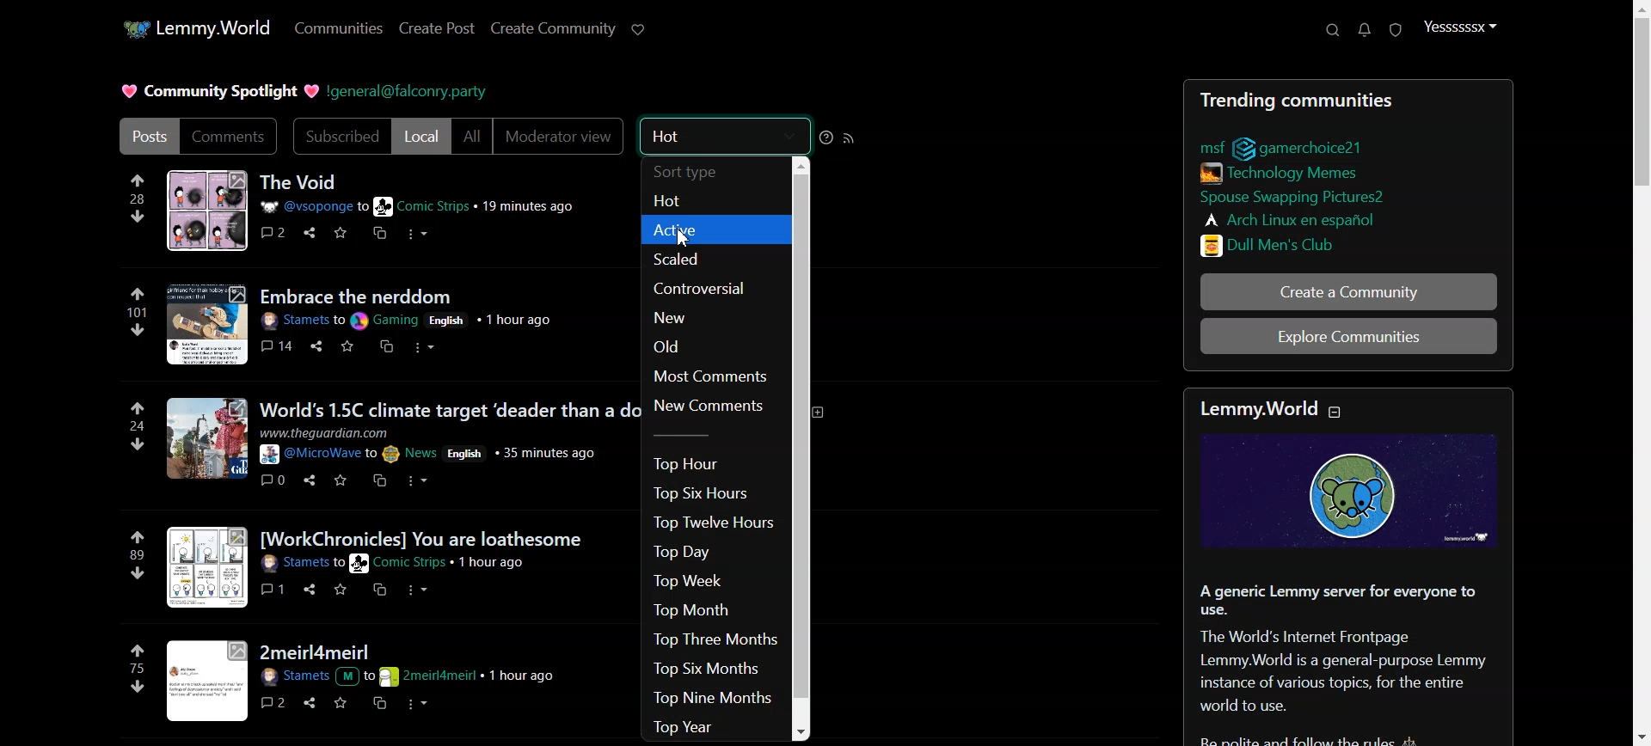 The height and width of the screenshot is (746, 1651). What do you see at coordinates (137, 295) in the screenshot?
I see `upvote` at bounding box center [137, 295].